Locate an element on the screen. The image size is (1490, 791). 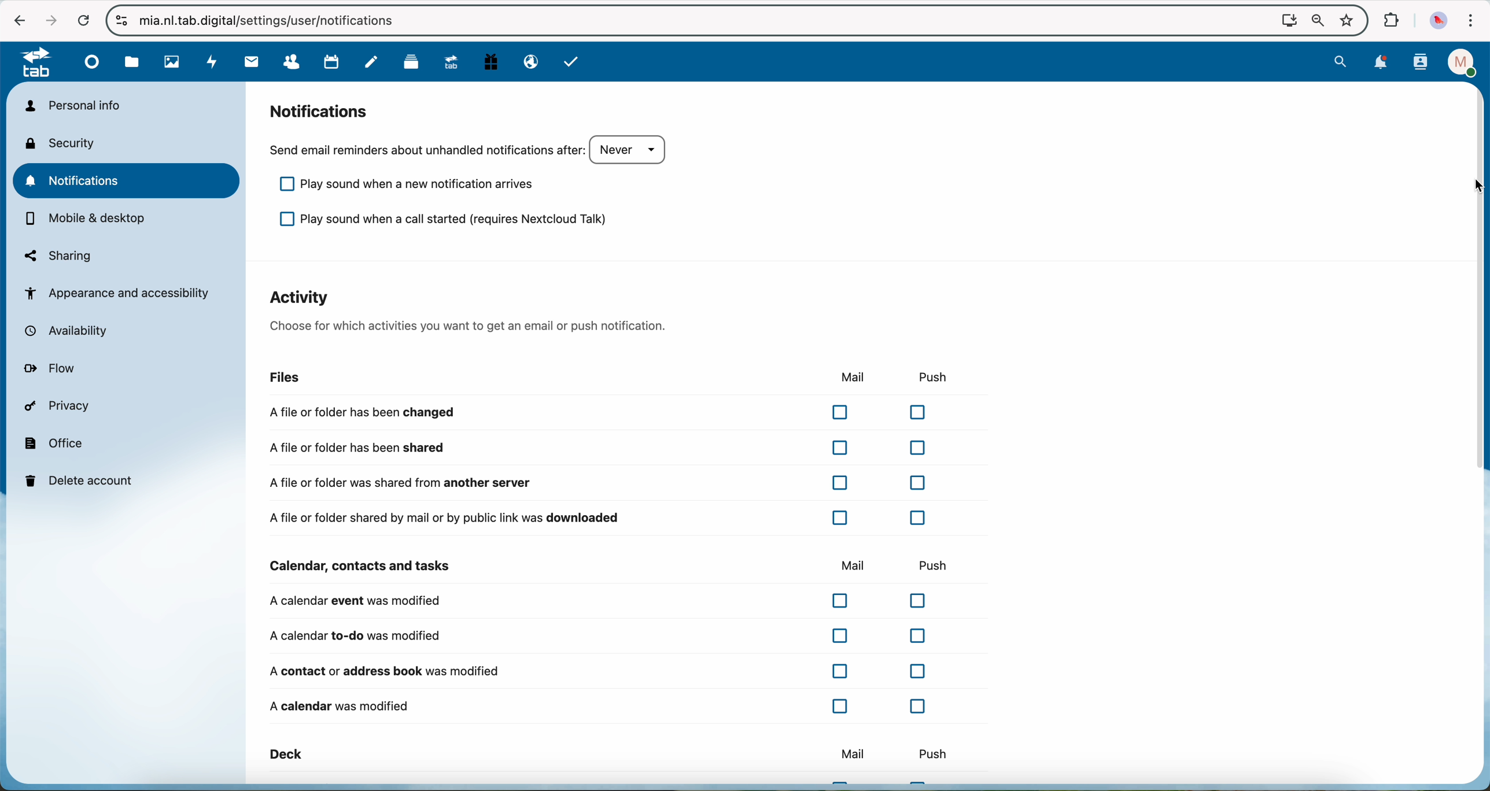
navigate back is located at coordinates (17, 20).